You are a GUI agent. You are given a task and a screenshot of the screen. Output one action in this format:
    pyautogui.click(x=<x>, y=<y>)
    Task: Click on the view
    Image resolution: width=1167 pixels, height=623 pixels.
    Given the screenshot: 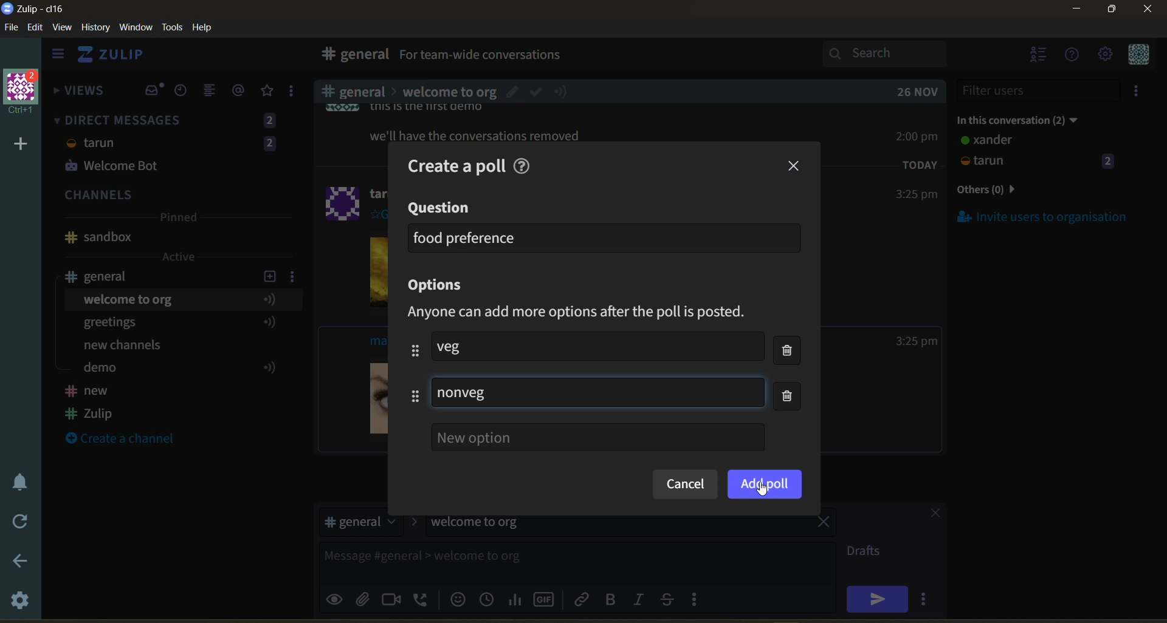 What is the action you would take?
    pyautogui.click(x=63, y=28)
    